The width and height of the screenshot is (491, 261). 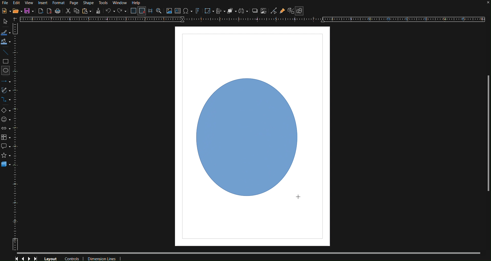 What do you see at coordinates (6, 42) in the screenshot?
I see `Fill Color` at bounding box center [6, 42].